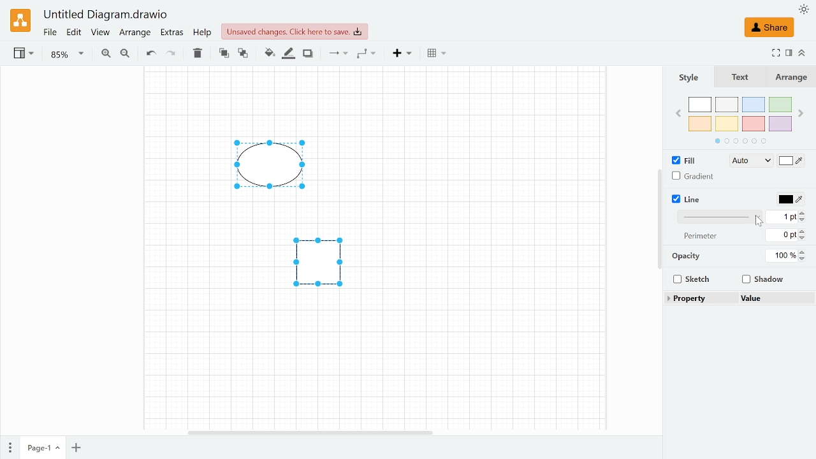  What do you see at coordinates (737, 76) in the screenshot?
I see `text` at bounding box center [737, 76].